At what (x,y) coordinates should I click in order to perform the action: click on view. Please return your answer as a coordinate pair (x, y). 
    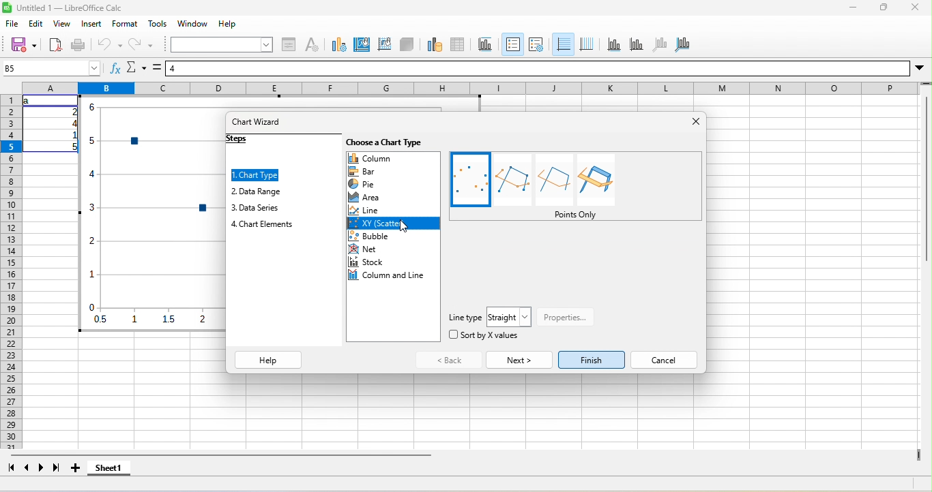
    Looking at the image, I should click on (62, 24).